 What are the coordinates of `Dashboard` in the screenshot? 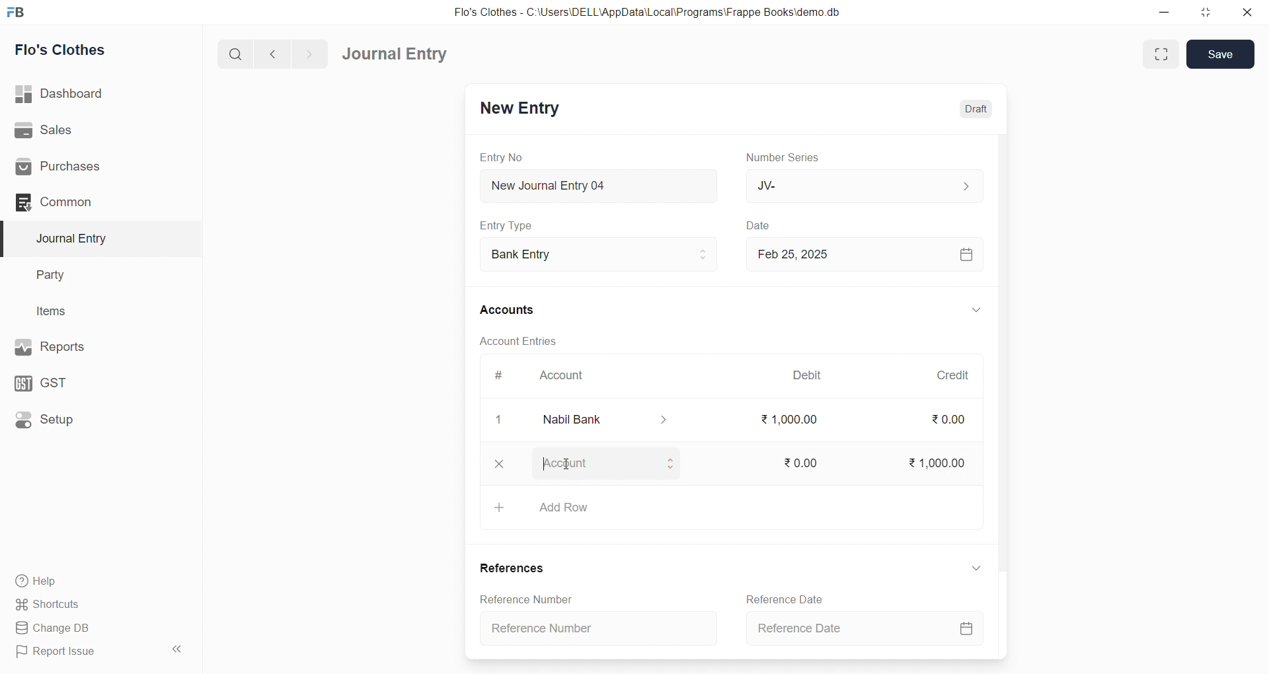 It's located at (97, 94).